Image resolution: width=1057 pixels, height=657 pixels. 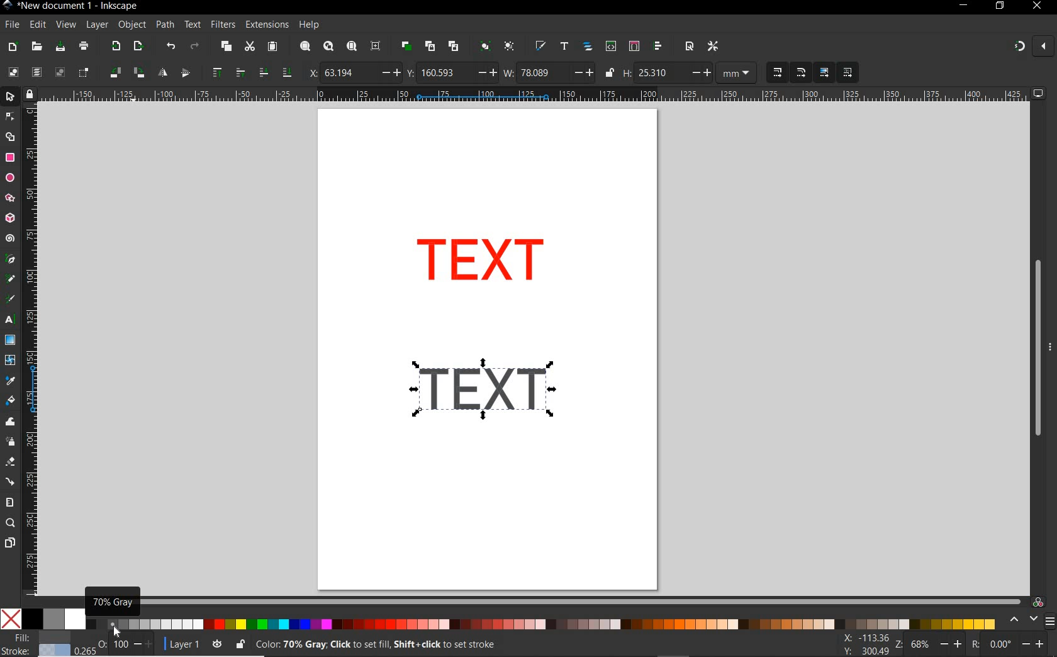 What do you see at coordinates (13, 72) in the screenshot?
I see `select all` at bounding box center [13, 72].